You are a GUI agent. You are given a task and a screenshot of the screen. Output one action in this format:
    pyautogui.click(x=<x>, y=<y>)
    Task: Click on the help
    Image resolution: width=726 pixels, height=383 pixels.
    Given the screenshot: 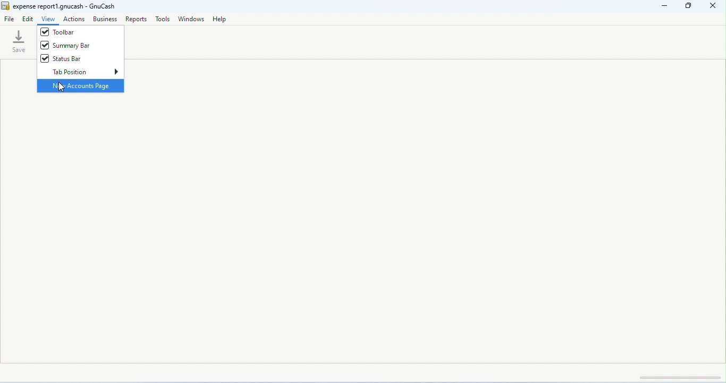 What is the action you would take?
    pyautogui.click(x=220, y=20)
    